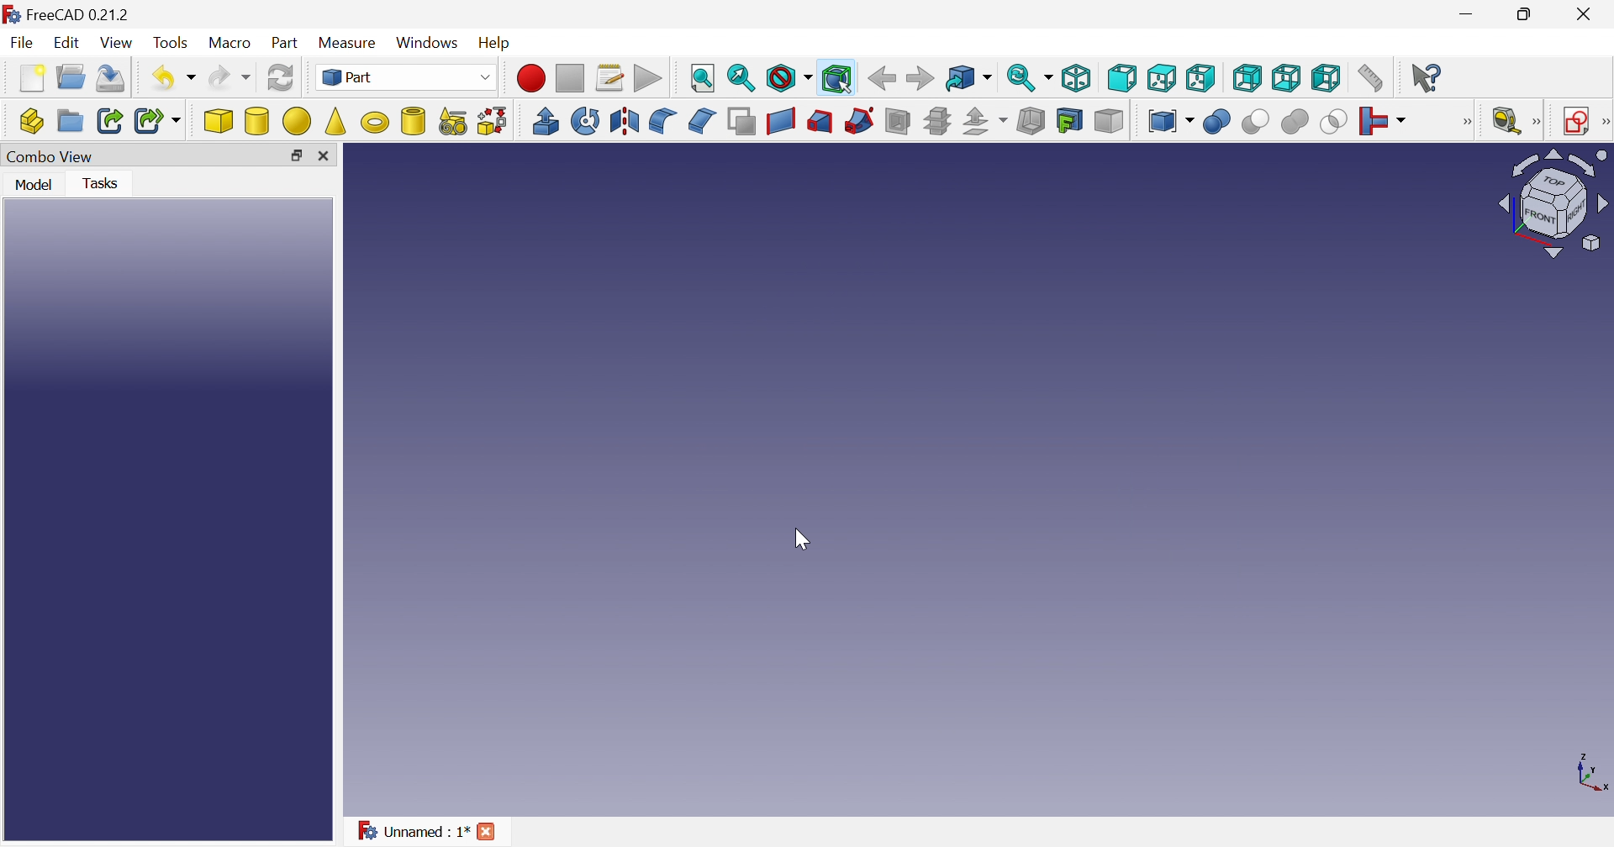  I want to click on Fit selection, so click(741, 79).